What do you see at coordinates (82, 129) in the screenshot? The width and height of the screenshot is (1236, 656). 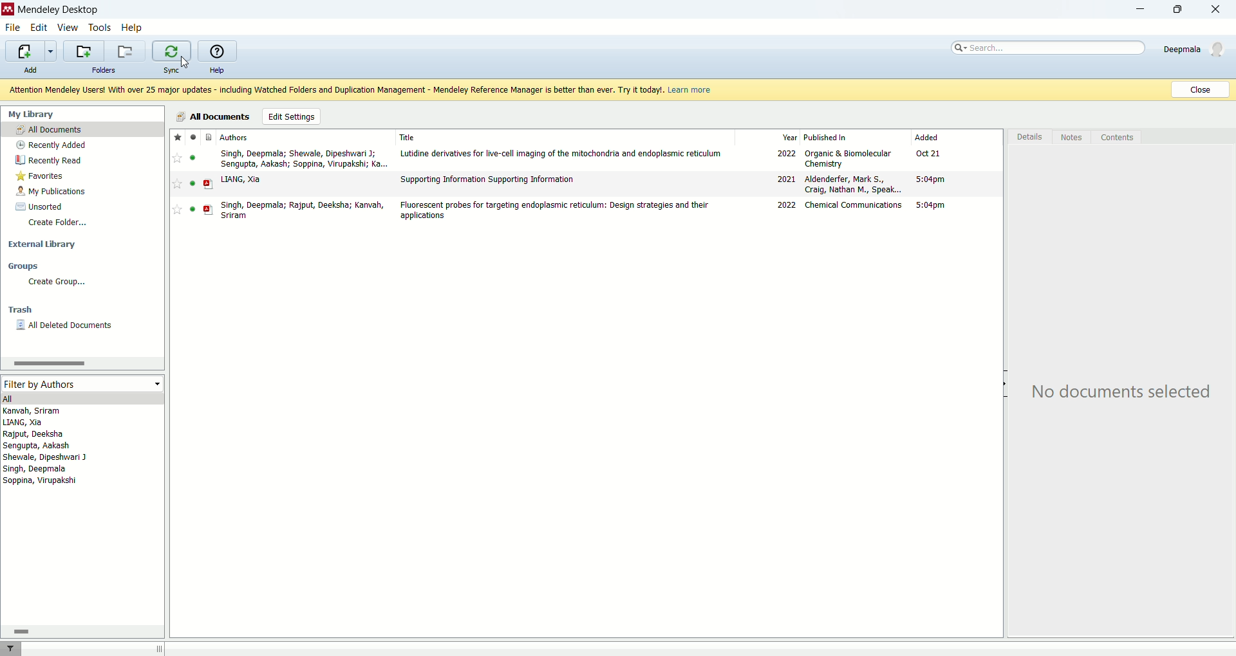 I see `all documents` at bounding box center [82, 129].